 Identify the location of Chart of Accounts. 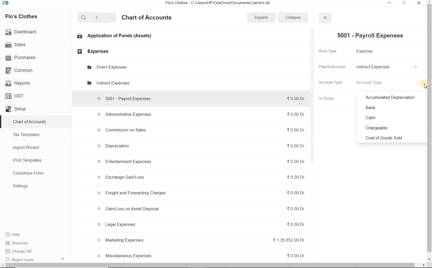
(29, 122).